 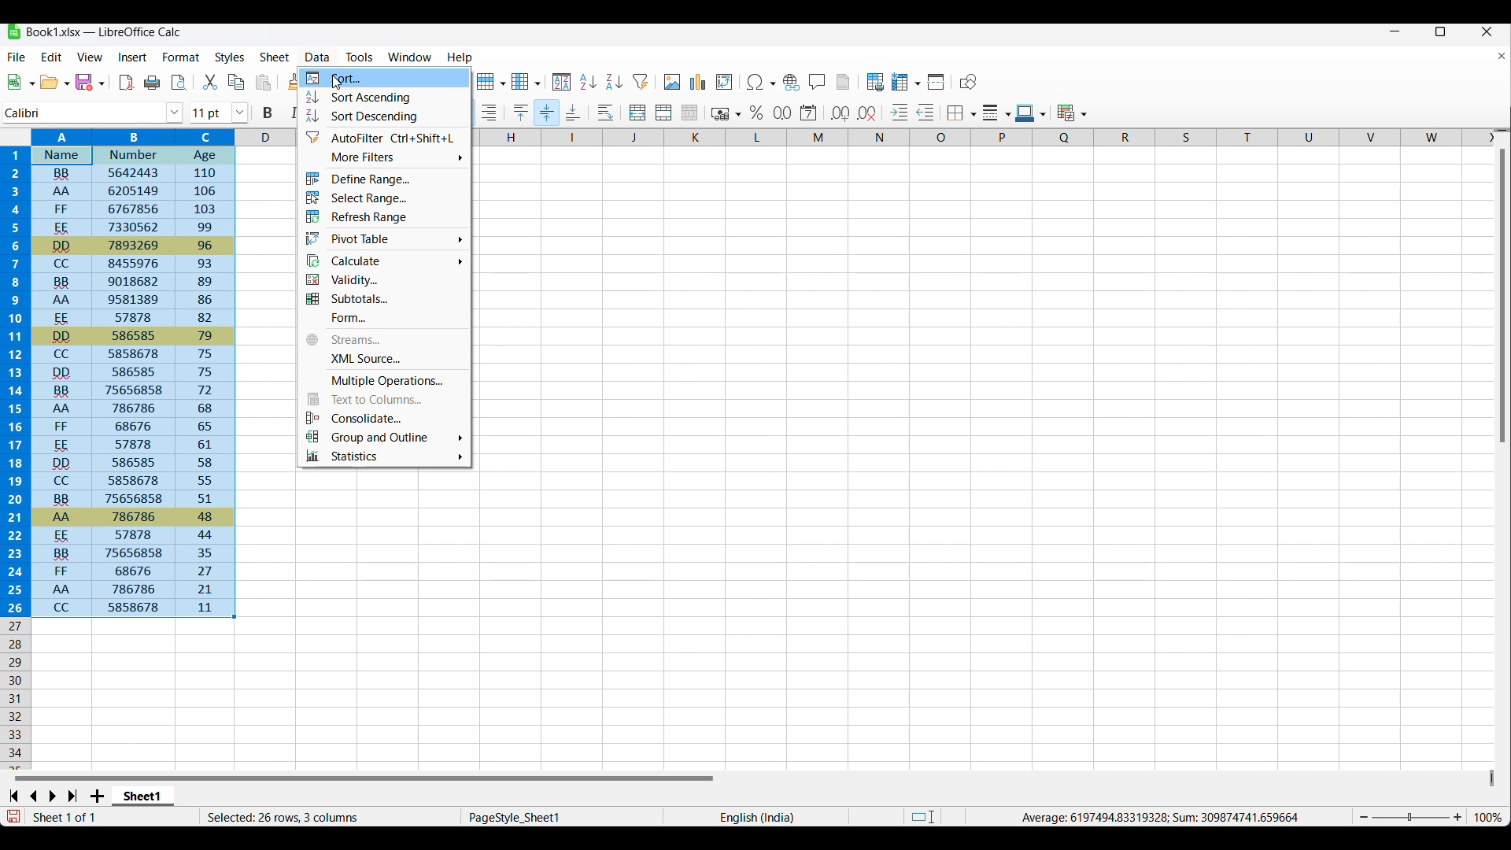 I want to click on Consolidate, so click(x=383, y=417).